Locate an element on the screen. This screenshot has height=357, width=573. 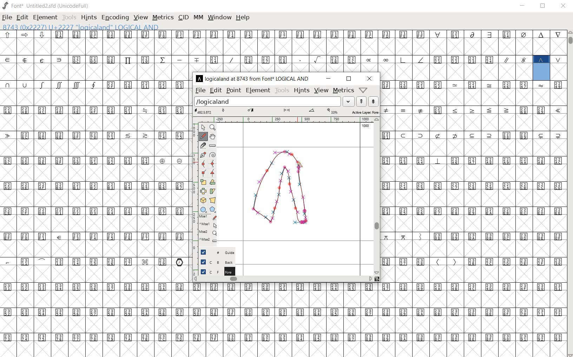
glyph characters is located at coordinates (362, 51).